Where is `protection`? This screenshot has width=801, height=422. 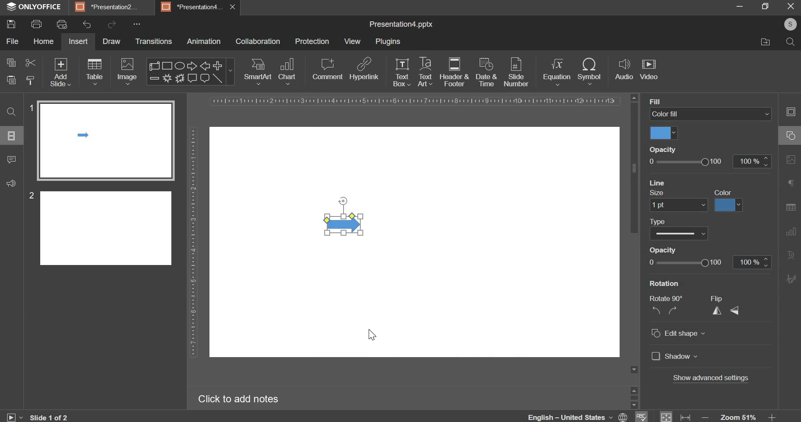
protection is located at coordinates (312, 42).